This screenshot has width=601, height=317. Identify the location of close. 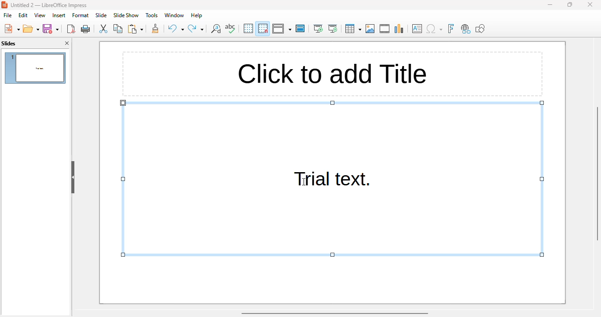
(590, 4).